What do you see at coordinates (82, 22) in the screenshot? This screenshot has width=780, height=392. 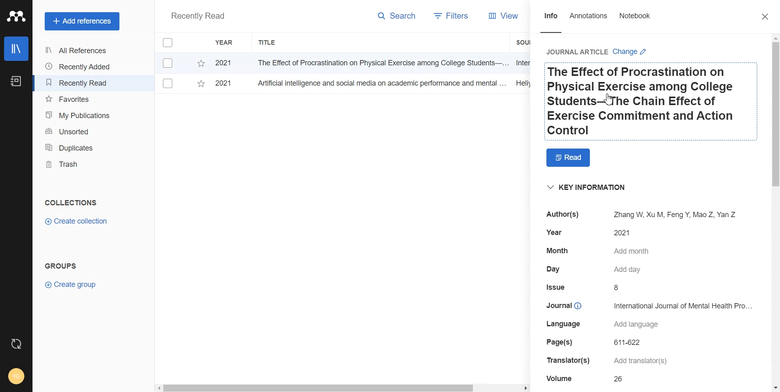 I see `Add references` at bounding box center [82, 22].